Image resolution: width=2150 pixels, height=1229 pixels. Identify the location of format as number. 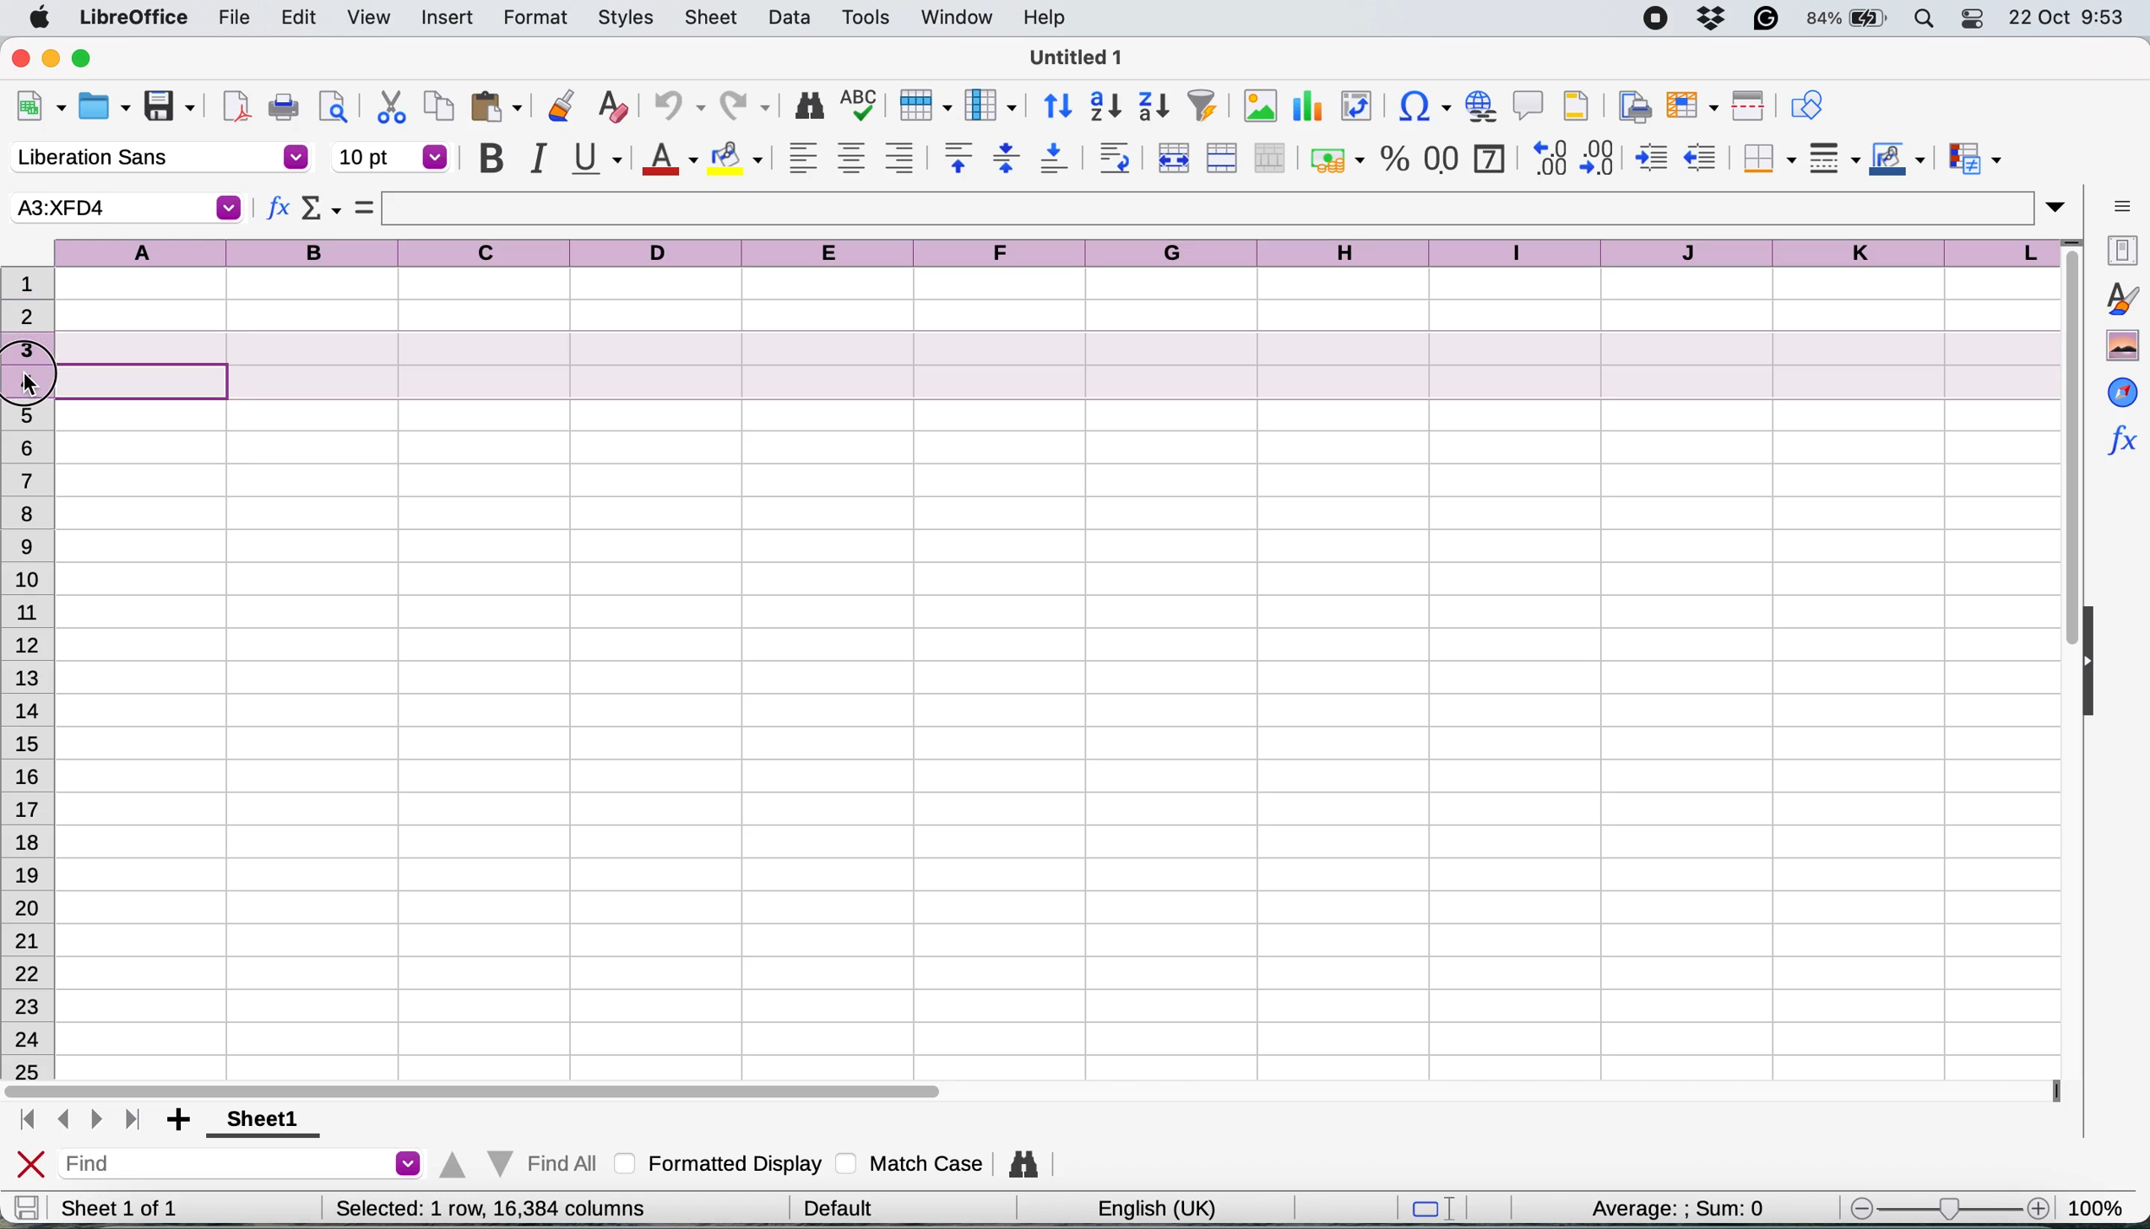
(1442, 157).